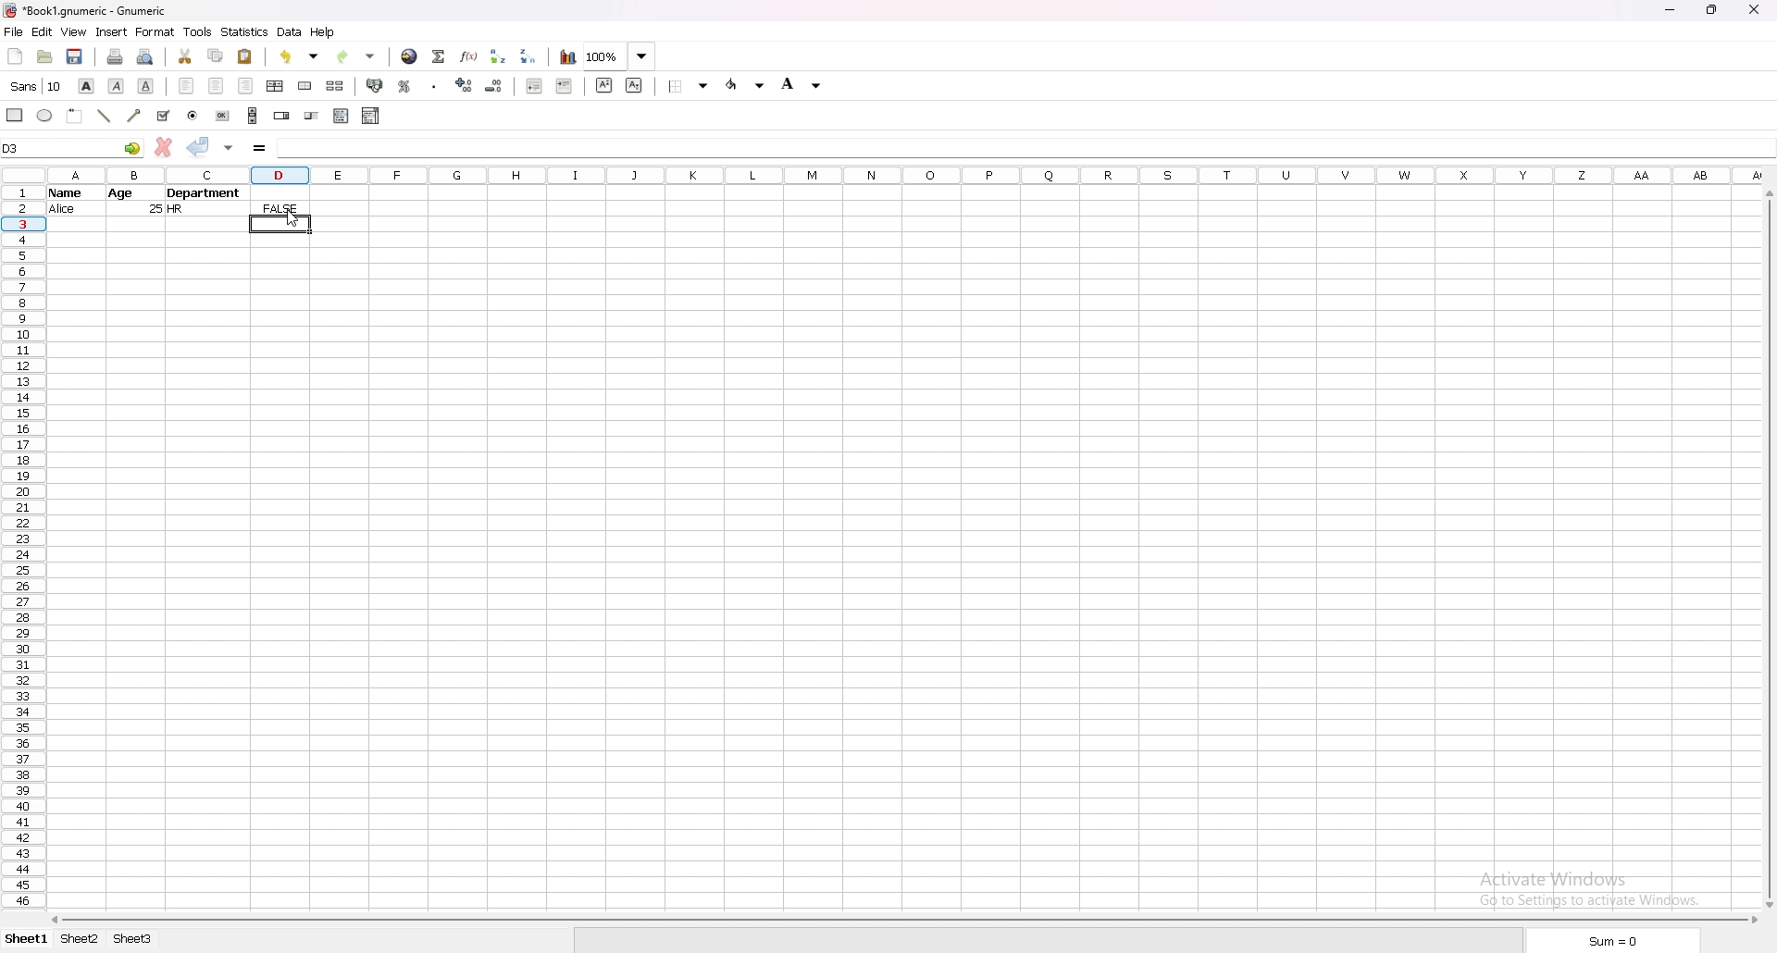 This screenshot has height=953, width=1777. Describe the element at coordinates (305, 87) in the screenshot. I see `merge cells` at that location.